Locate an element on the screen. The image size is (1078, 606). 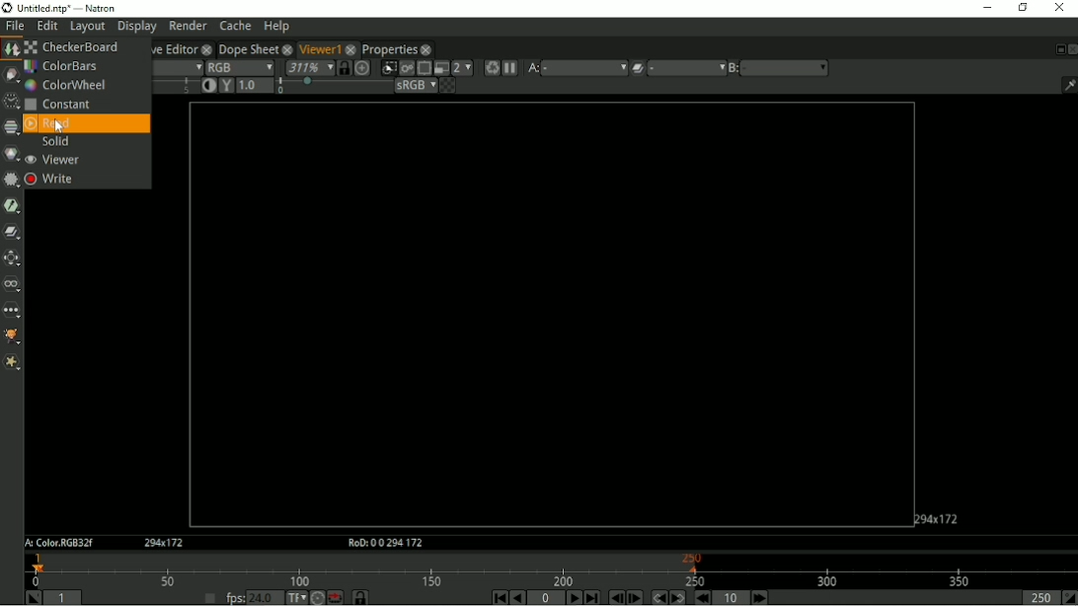
Timeline is located at coordinates (552, 569).